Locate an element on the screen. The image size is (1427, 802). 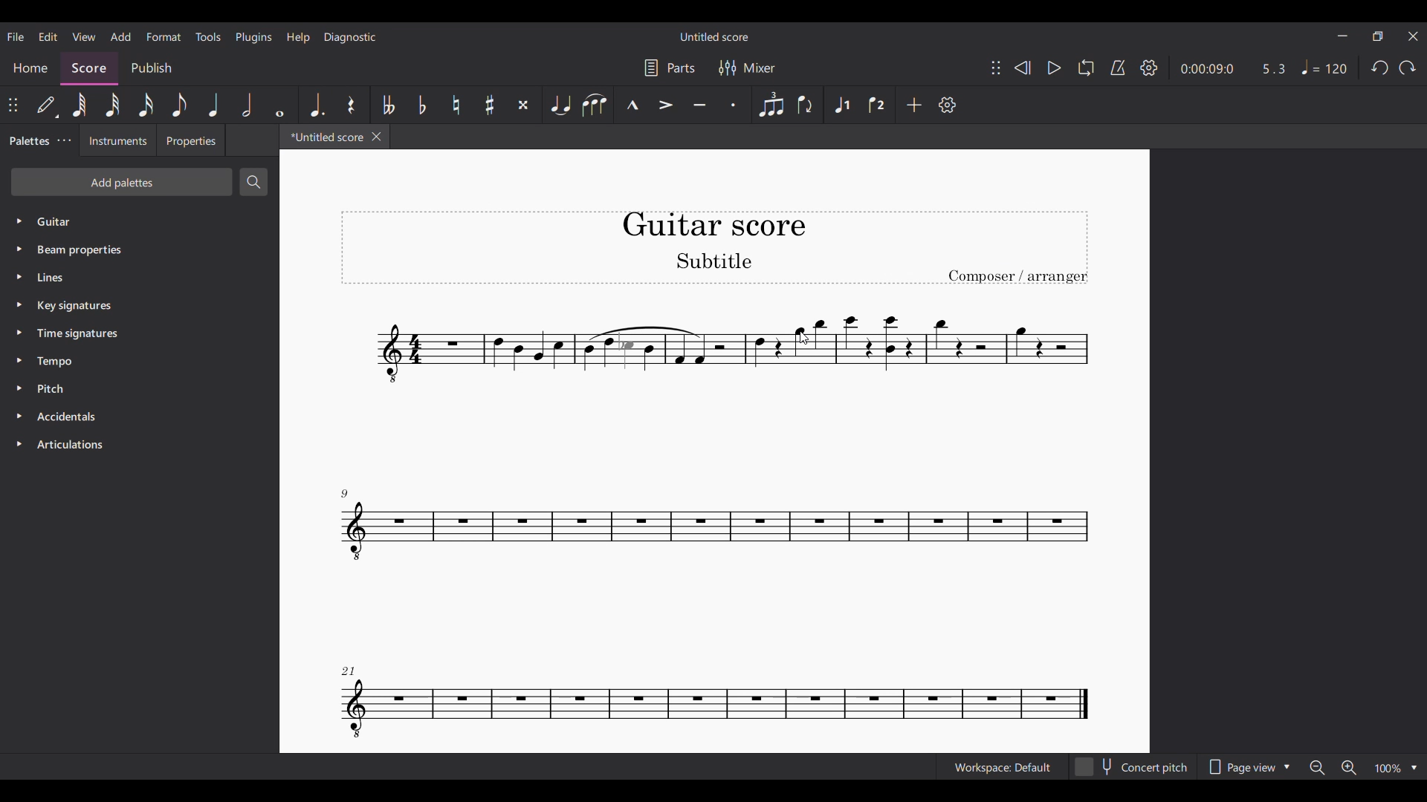
Change position is located at coordinates (996, 68).